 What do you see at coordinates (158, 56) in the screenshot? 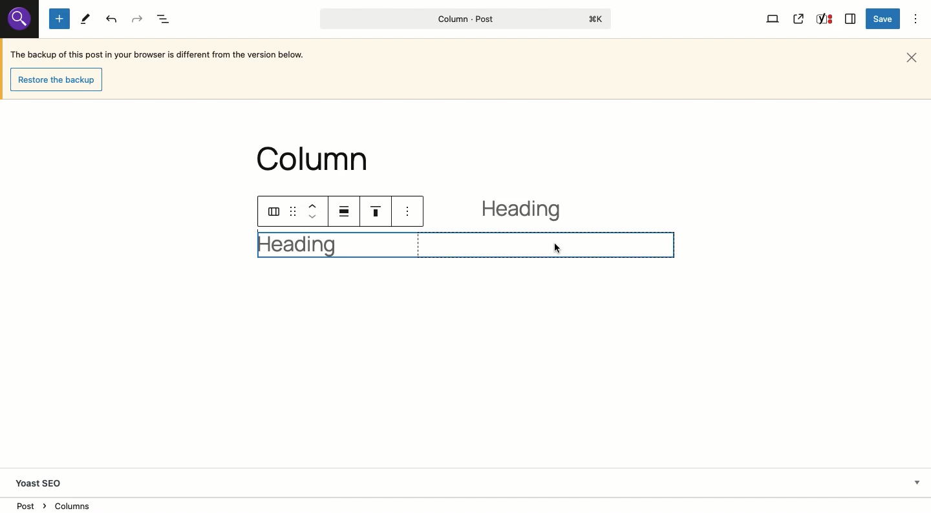
I see `The backup of this post in your browser is different from the version below.` at bounding box center [158, 56].